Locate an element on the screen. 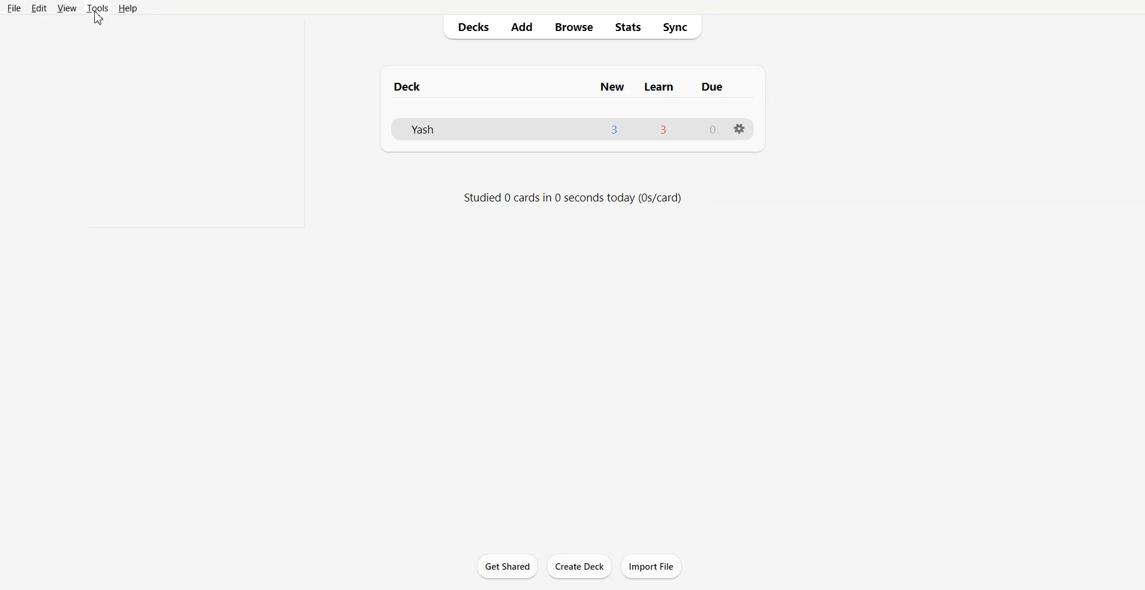 This screenshot has height=590, width=1145. Decks is located at coordinates (469, 27).